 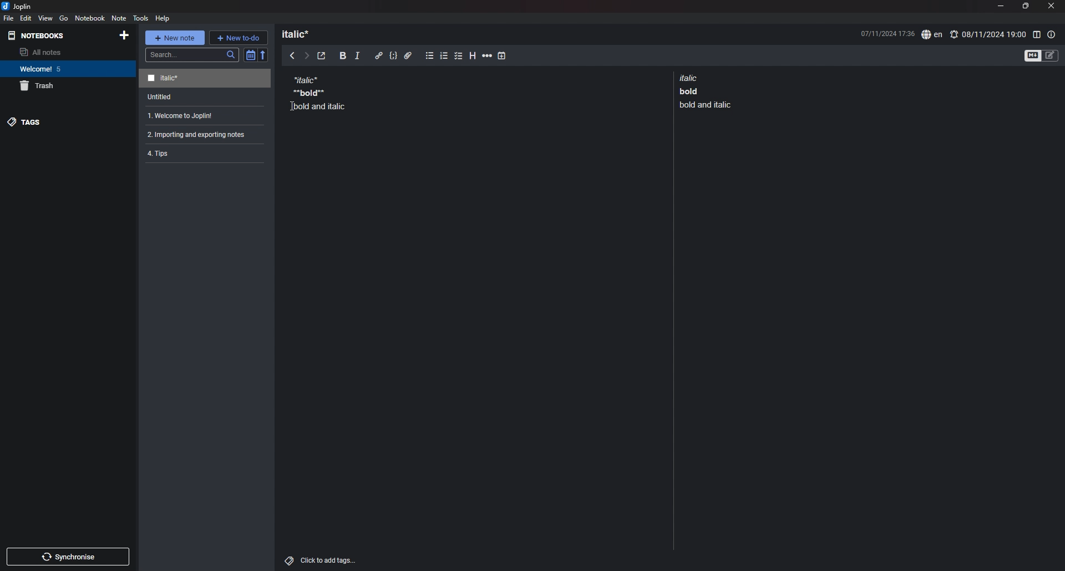 What do you see at coordinates (379, 55) in the screenshot?
I see `hyperlink` at bounding box center [379, 55].